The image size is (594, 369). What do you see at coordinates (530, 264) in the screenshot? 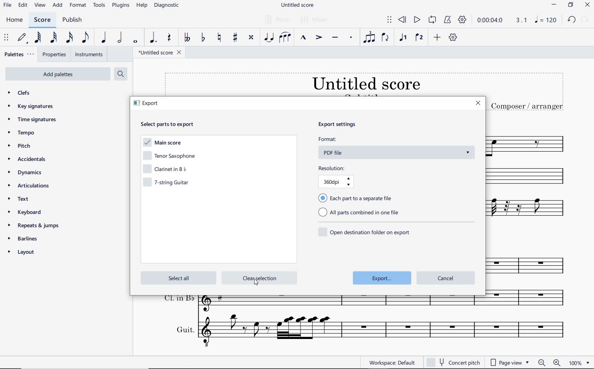
I see `T. Sax` at bounding box center [530, 264].